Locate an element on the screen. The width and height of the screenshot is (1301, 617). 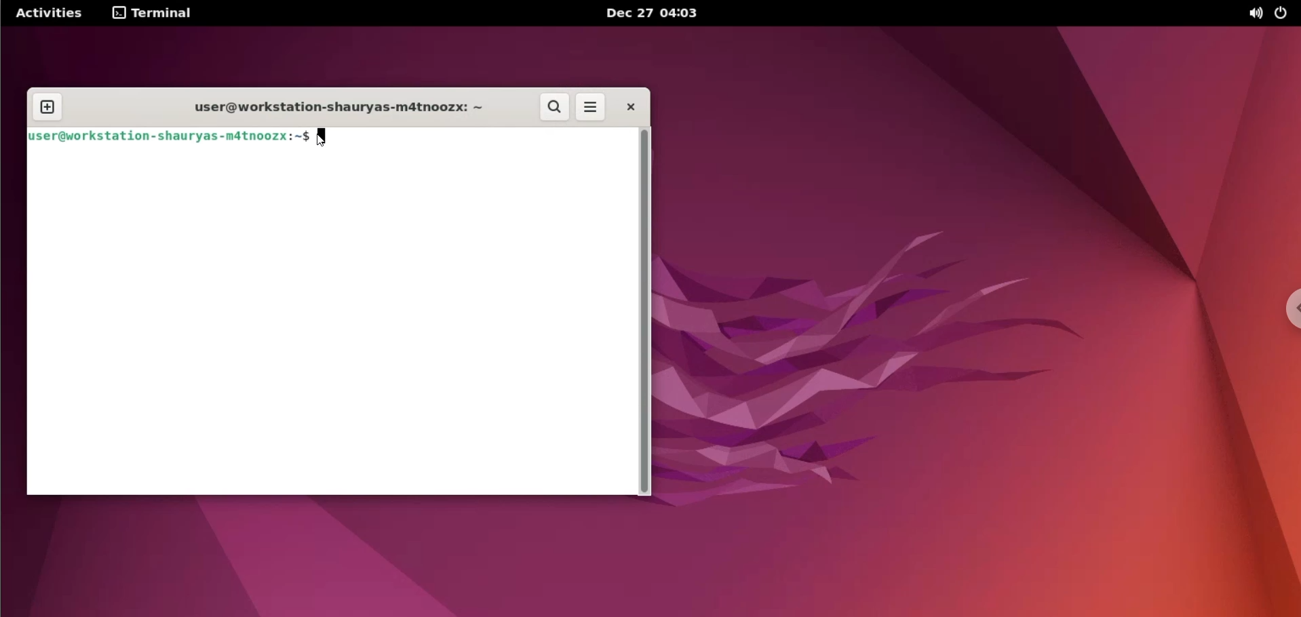
user@workstation-shauryas-m4tnoozx:-$ is located at coordinates (167, 135).